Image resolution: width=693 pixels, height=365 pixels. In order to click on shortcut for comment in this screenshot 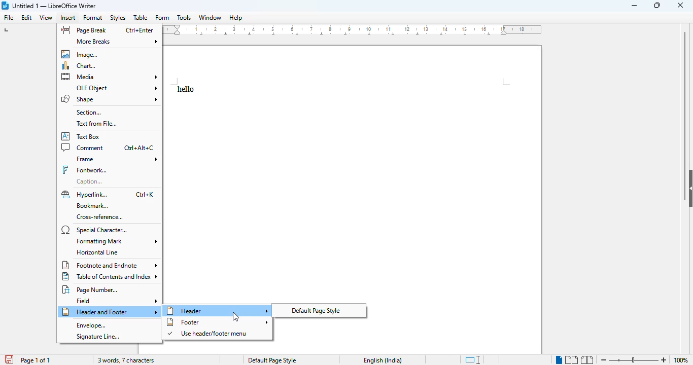, I will do `click(138, 148)`.